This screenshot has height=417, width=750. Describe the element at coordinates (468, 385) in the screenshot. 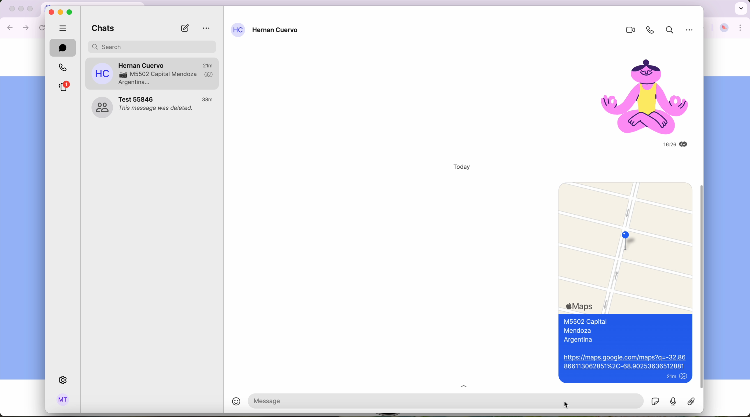

I see `up` at that location.